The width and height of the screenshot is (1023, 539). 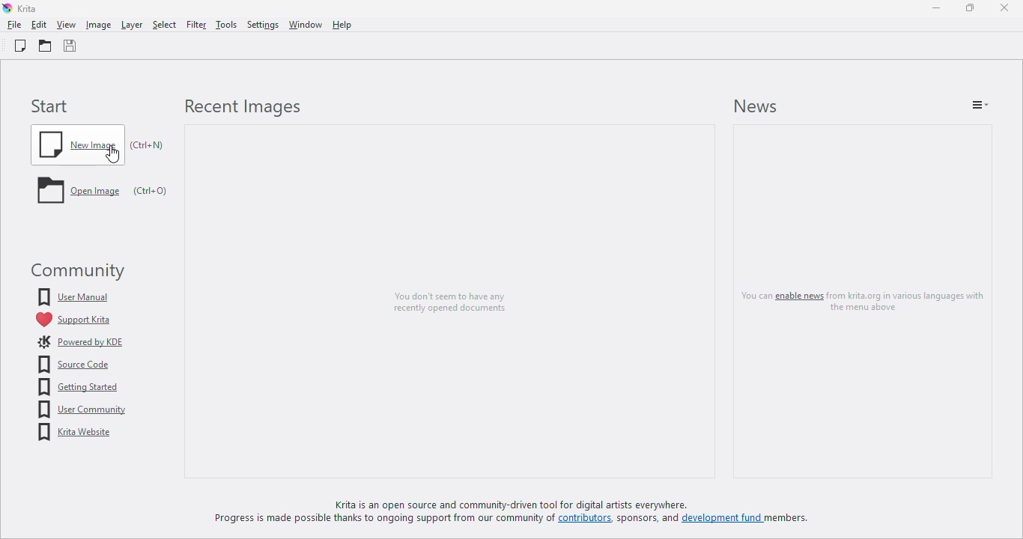 What do you see at coordinates (262, 25) in the screenshot?
I see `settings` at bounding box center [262, 25].